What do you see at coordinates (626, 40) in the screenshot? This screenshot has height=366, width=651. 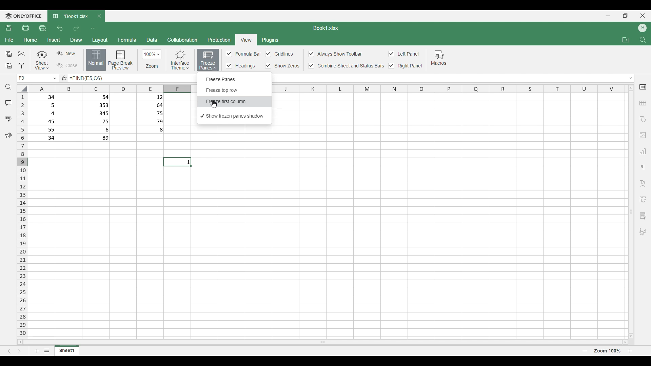 I see `Open file location` at bounding box center [626, 40].